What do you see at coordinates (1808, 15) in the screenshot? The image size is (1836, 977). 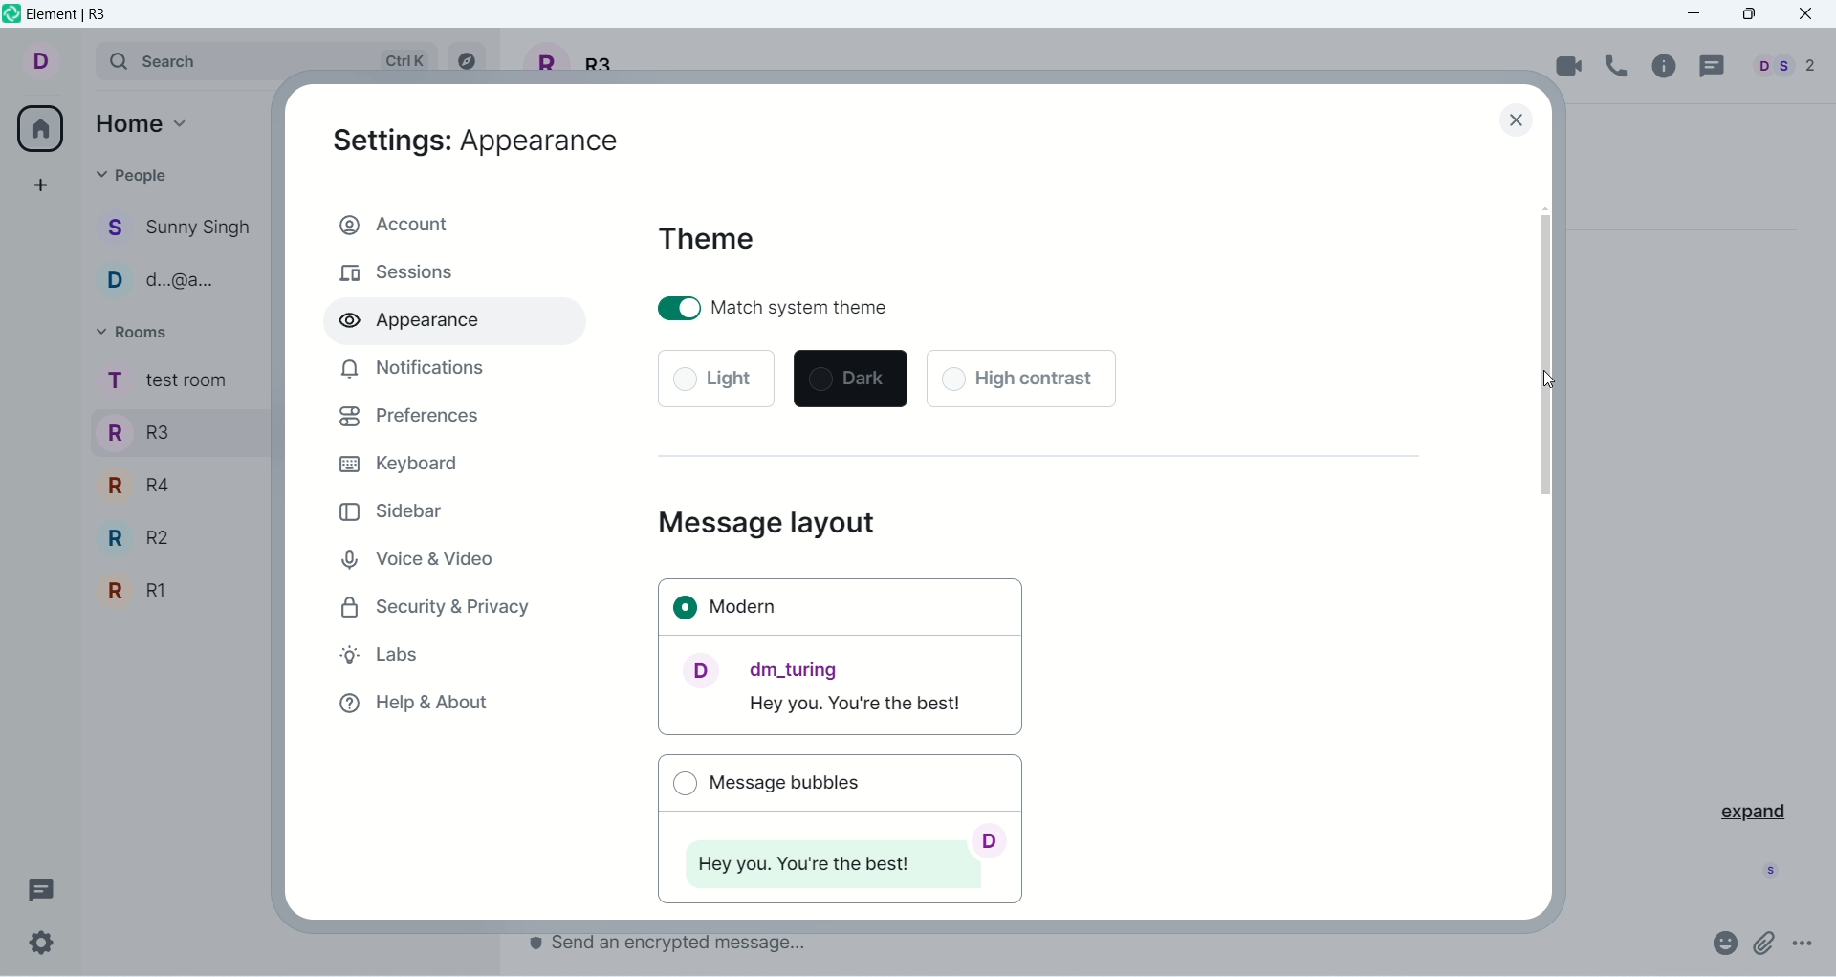 I see `close` at bounding box center [1808, 15].